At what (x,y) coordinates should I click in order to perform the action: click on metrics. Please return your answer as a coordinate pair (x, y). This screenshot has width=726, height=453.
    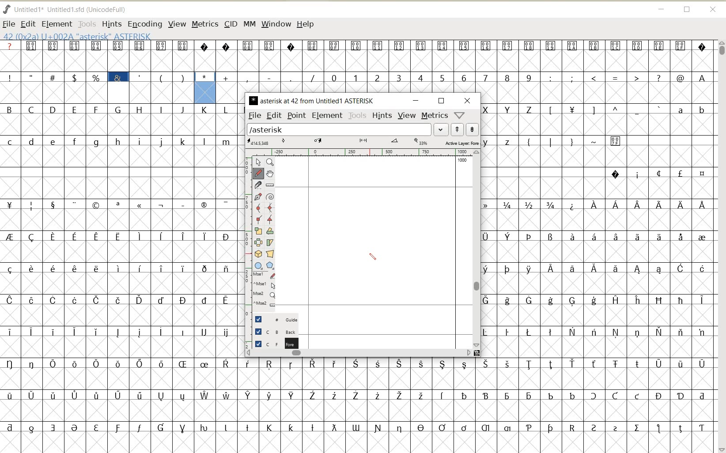
    Looking at the image, I should click on (435, 116).